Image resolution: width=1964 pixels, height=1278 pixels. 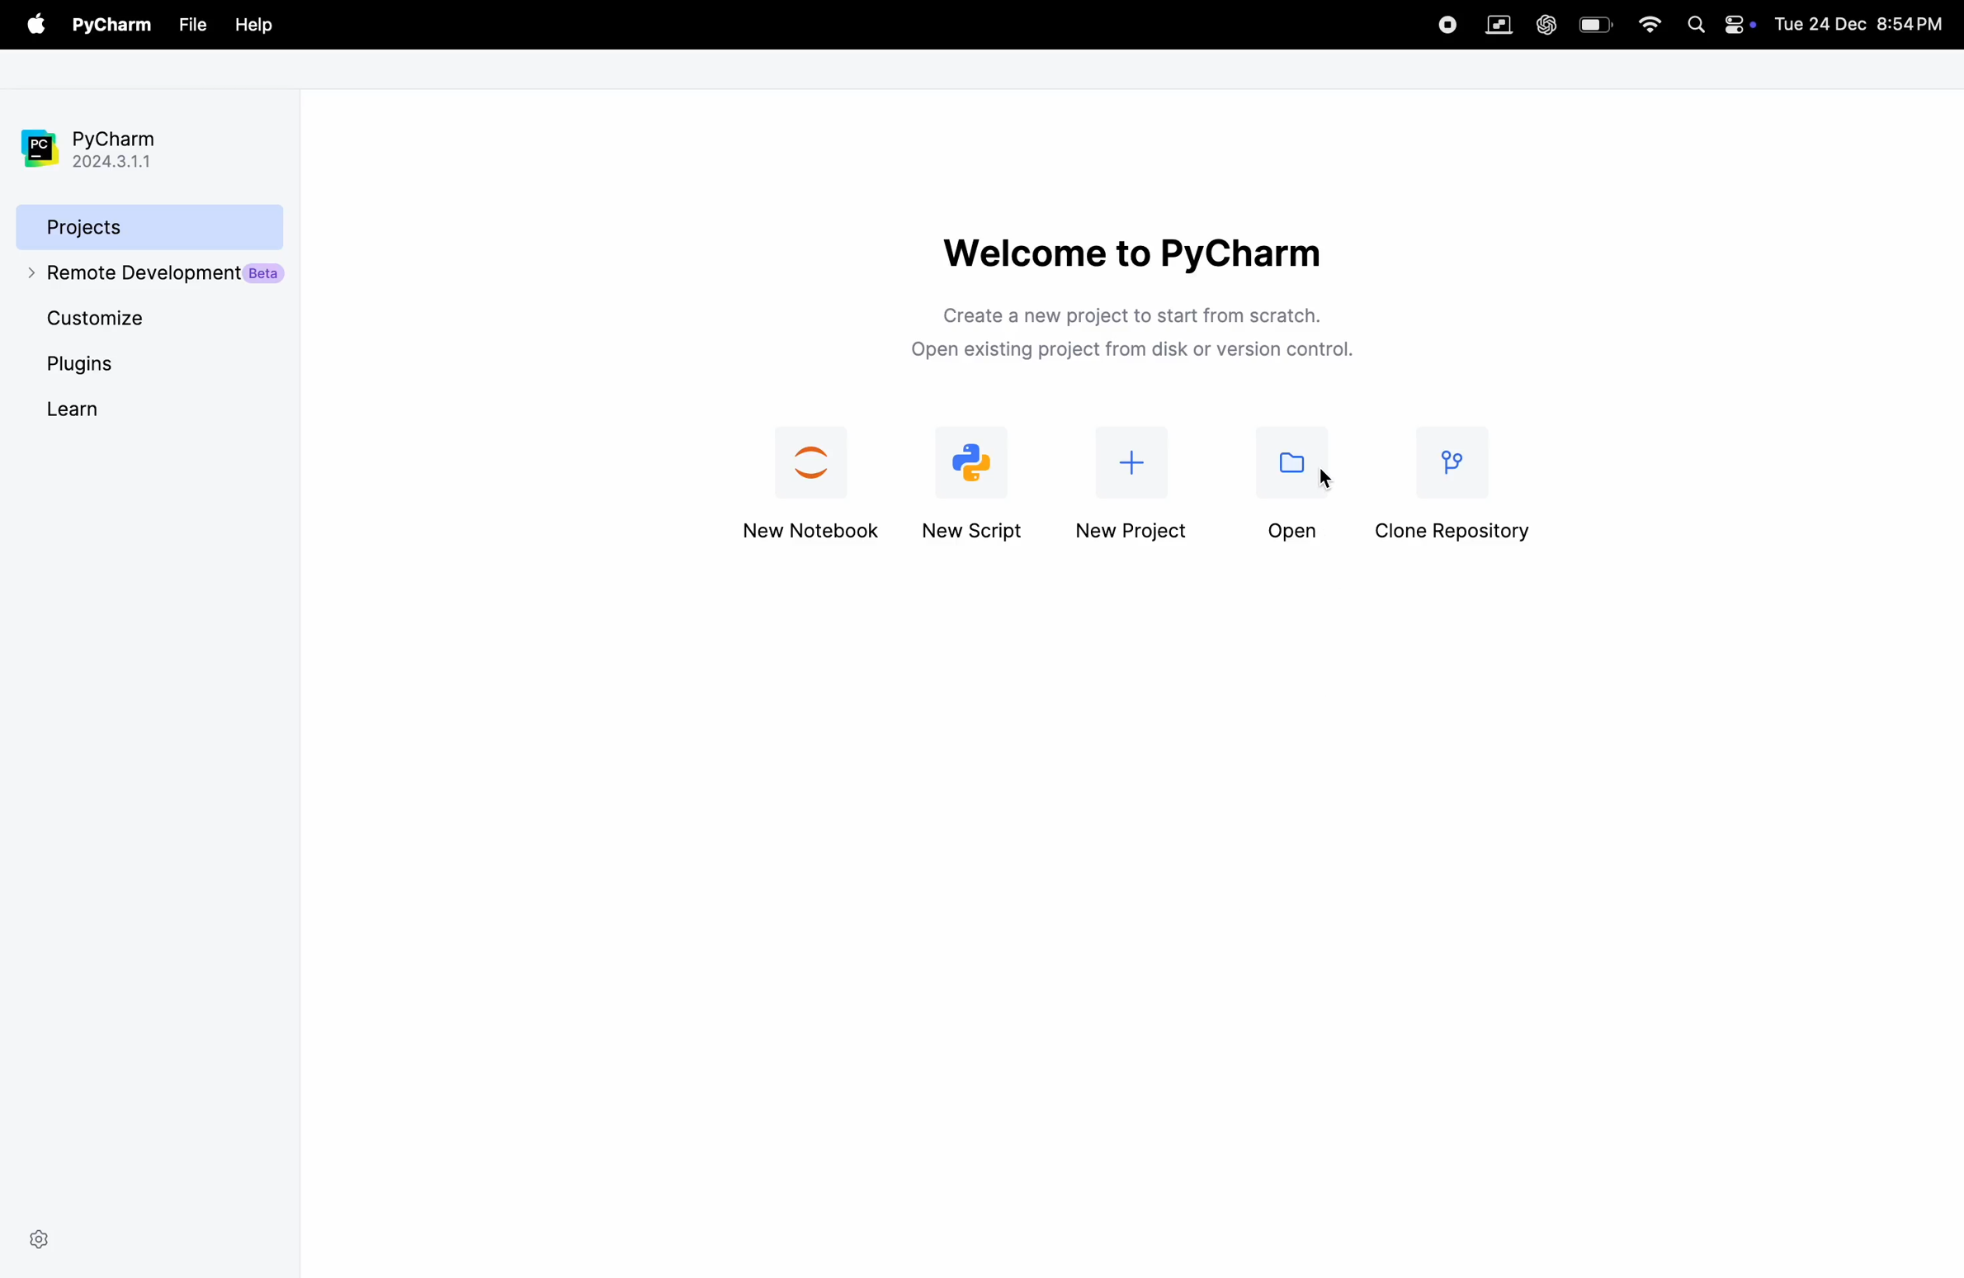 What do you see at coordinates (814, 477) in the screenshot?
I see `new notebook` at bounding box center [814, 477].